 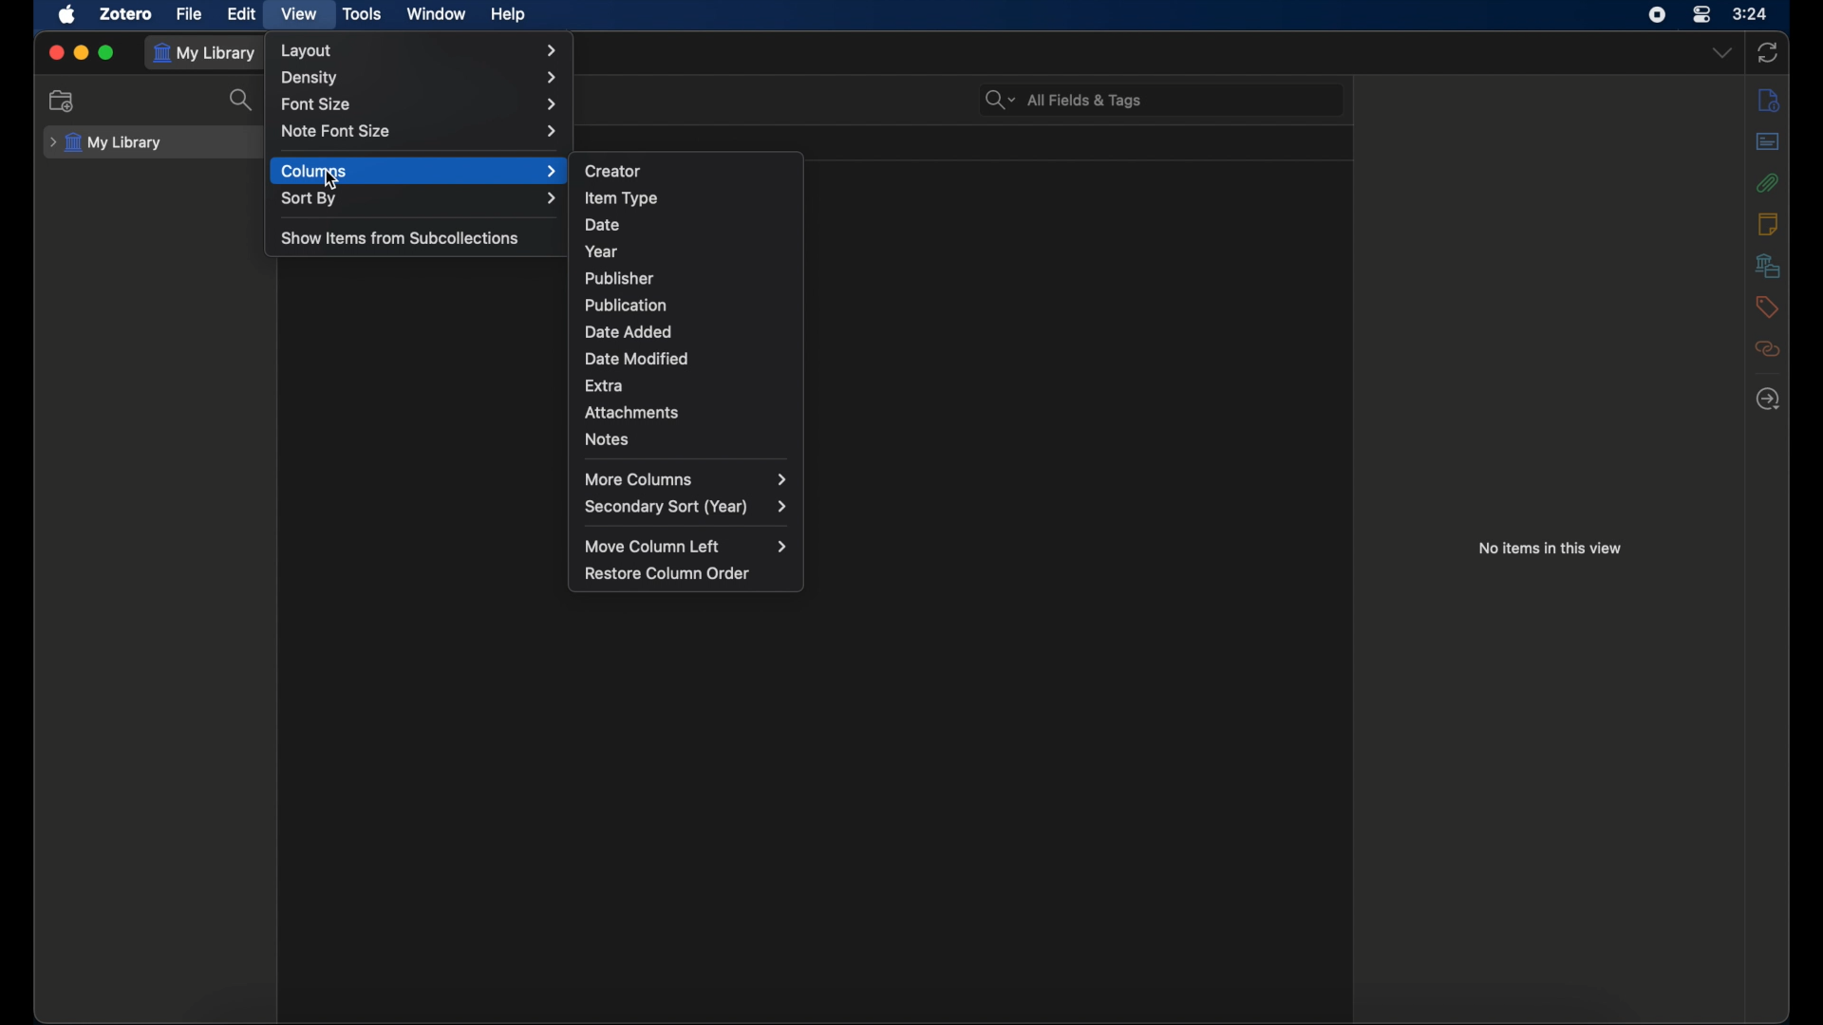 What do you see at coordinates (434, 12) in the screenshot?
I see `window` at bounding box center [434, 12].